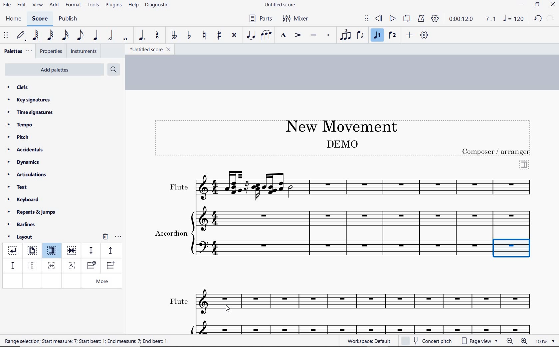  What do you see at coordinates (141, 36) in the screenshot?
I see `augmentation dot` at bounding box center [141, 36].